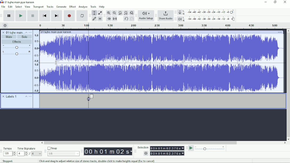 This screenshot has height=163, width=290. What do you see at coordinates (31, 32) in the screenshot?
I see `Open menu` at bounding box center [31, 32].